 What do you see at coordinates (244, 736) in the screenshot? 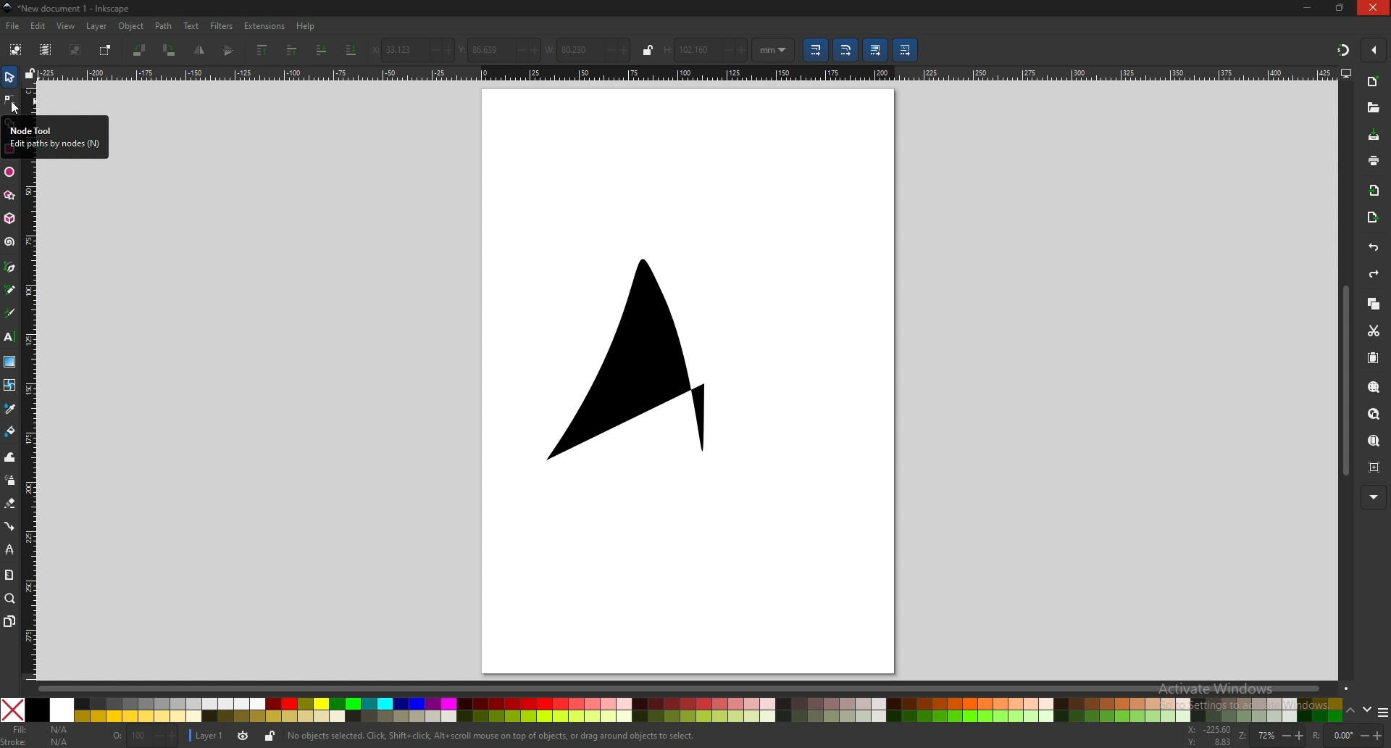
I see `toggle visibility` at bounding box center [244, 736].